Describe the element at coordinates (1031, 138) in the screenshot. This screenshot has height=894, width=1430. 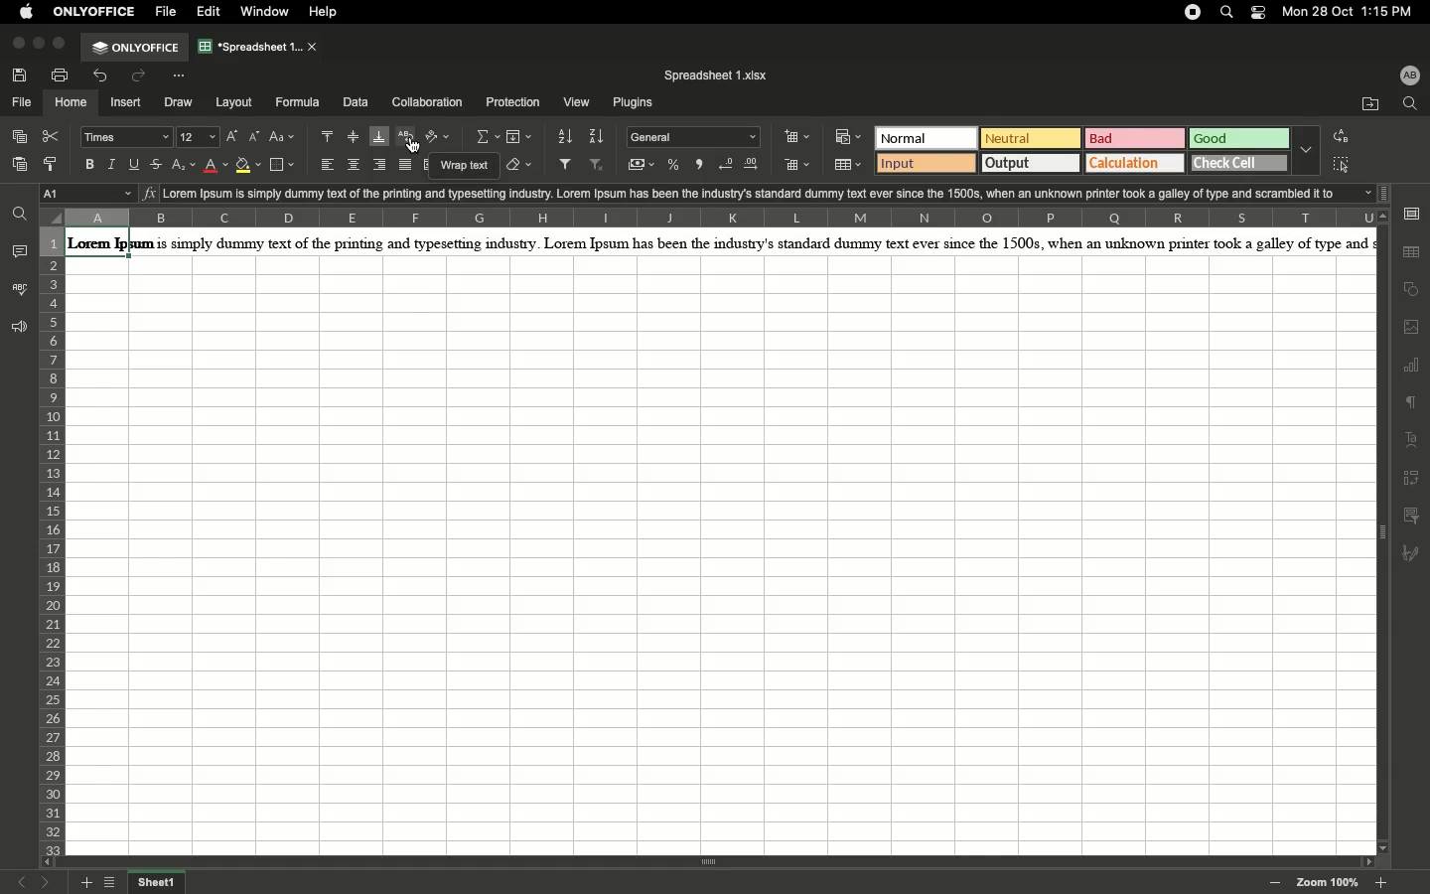
I see `Neutral` at that location.